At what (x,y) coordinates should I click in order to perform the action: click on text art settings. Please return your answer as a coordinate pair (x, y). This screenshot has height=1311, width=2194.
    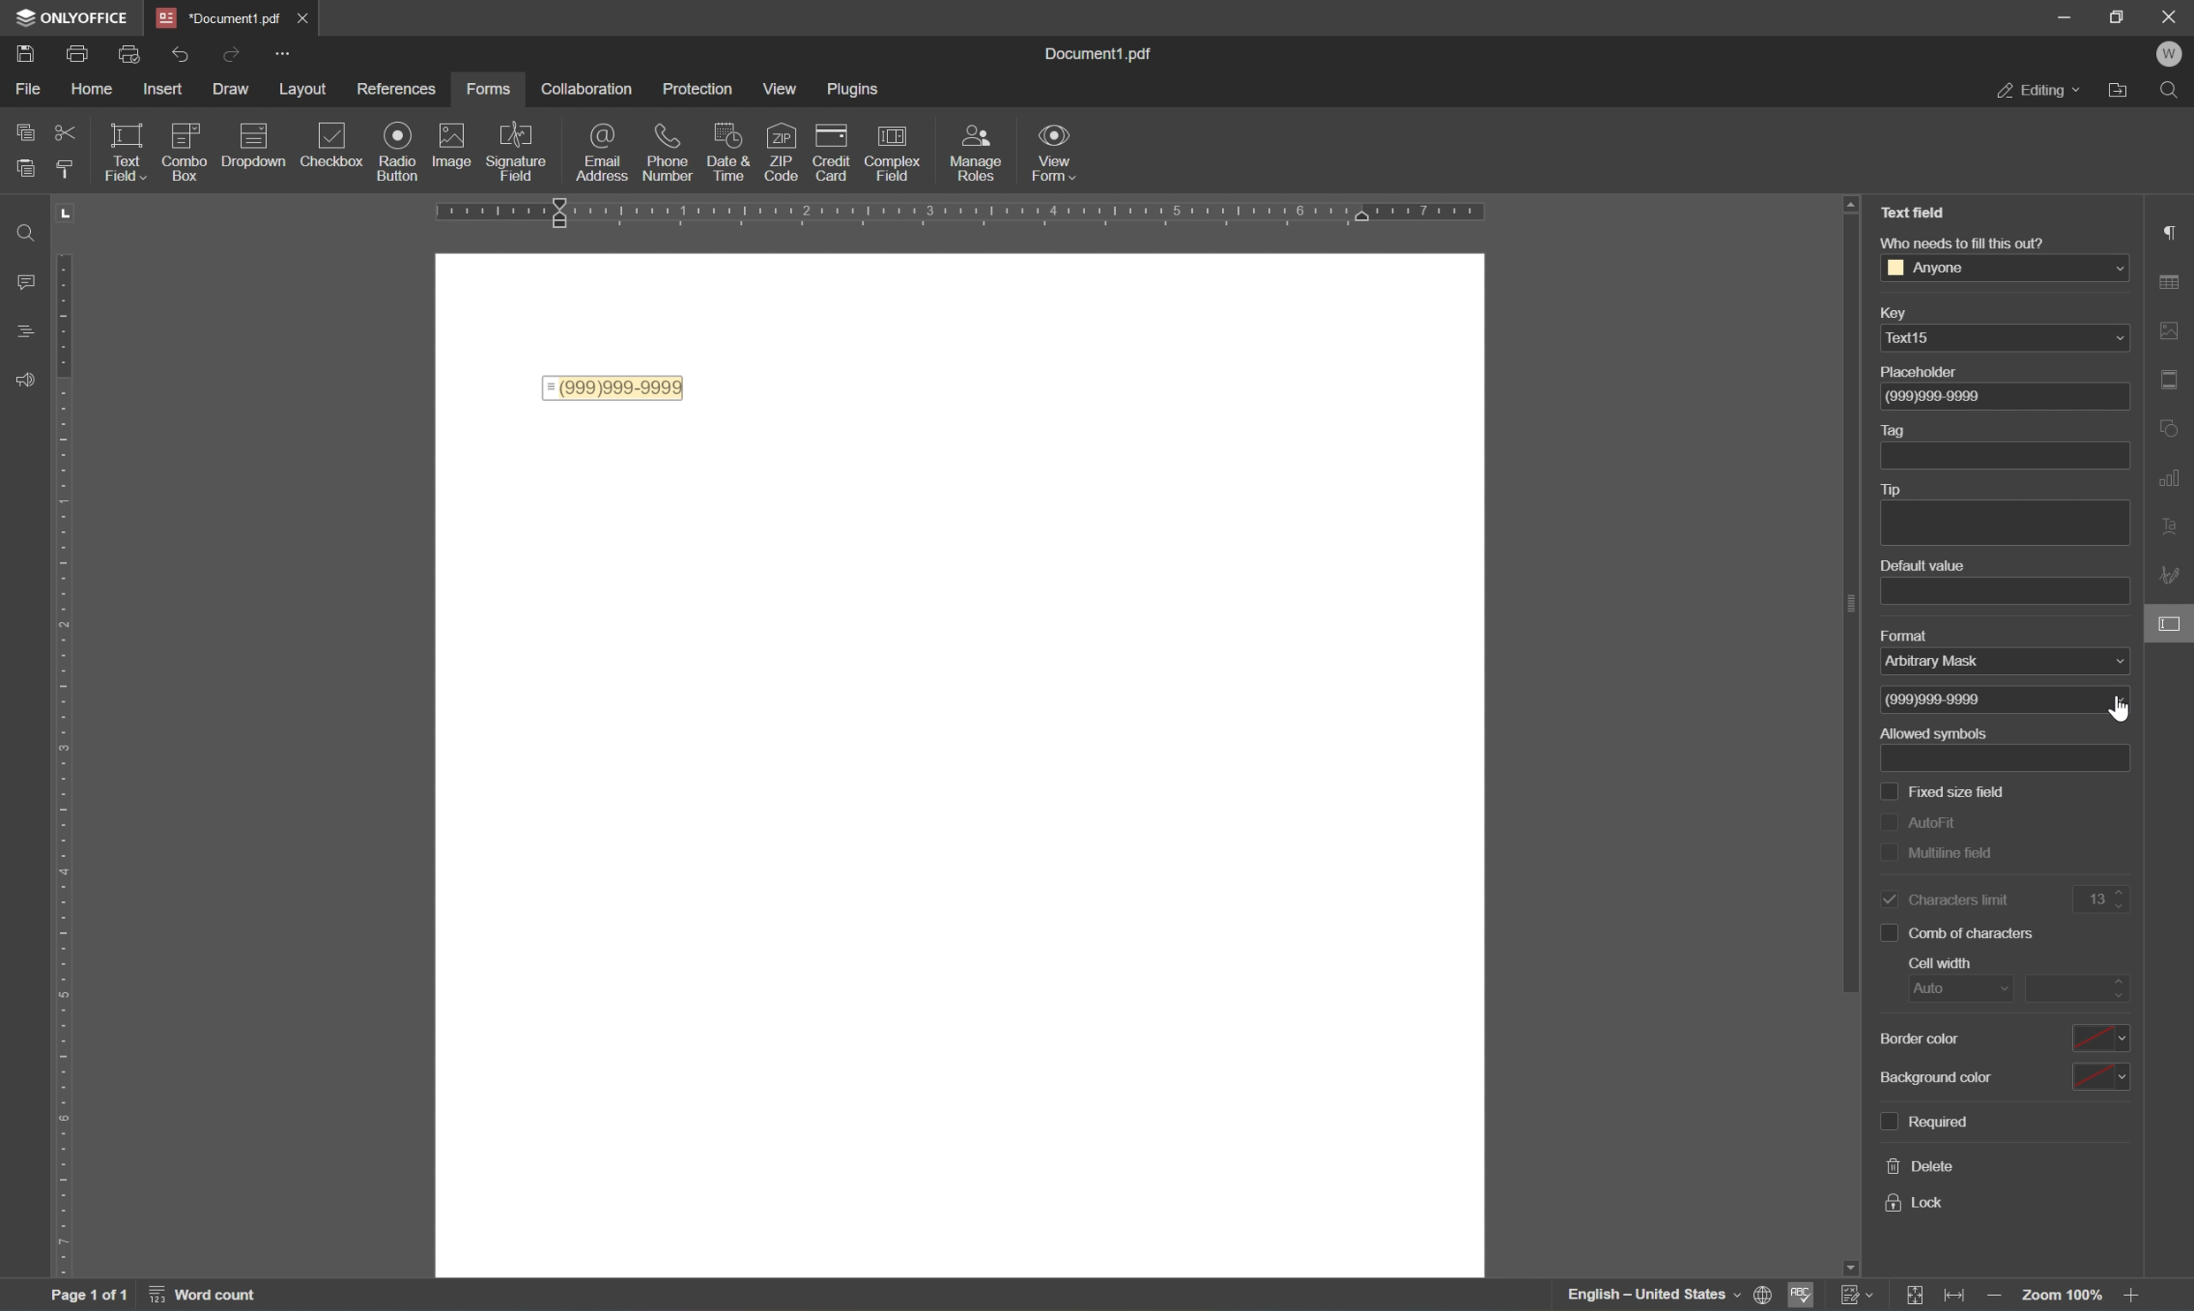
    Looking at the image, I should click on (2177, 524).